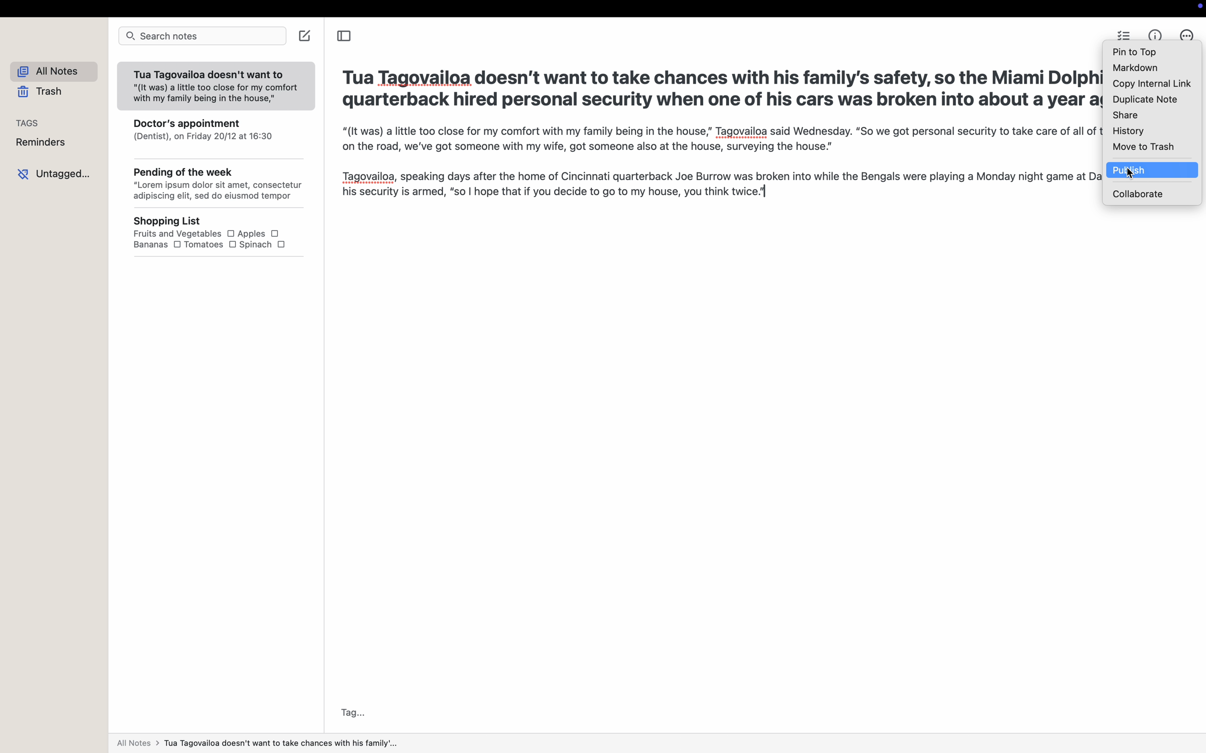 The image size is (1206, 753). What do you see at coordinates (1156, 34) in the screenshot?
I see `metrics` at bounding box center [1156, 34].